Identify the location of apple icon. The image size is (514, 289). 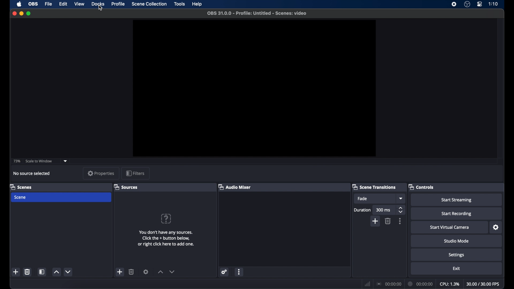
(19, 4).